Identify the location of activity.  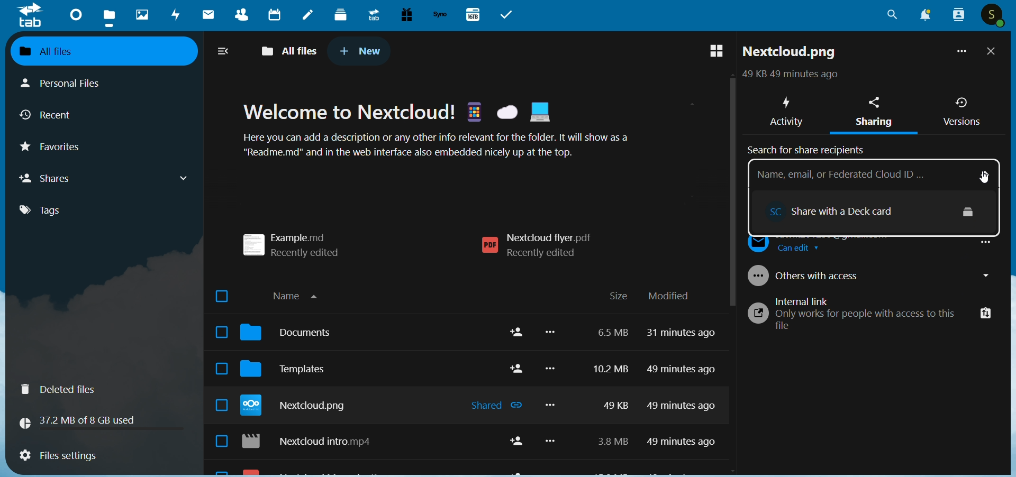
(785, 109).